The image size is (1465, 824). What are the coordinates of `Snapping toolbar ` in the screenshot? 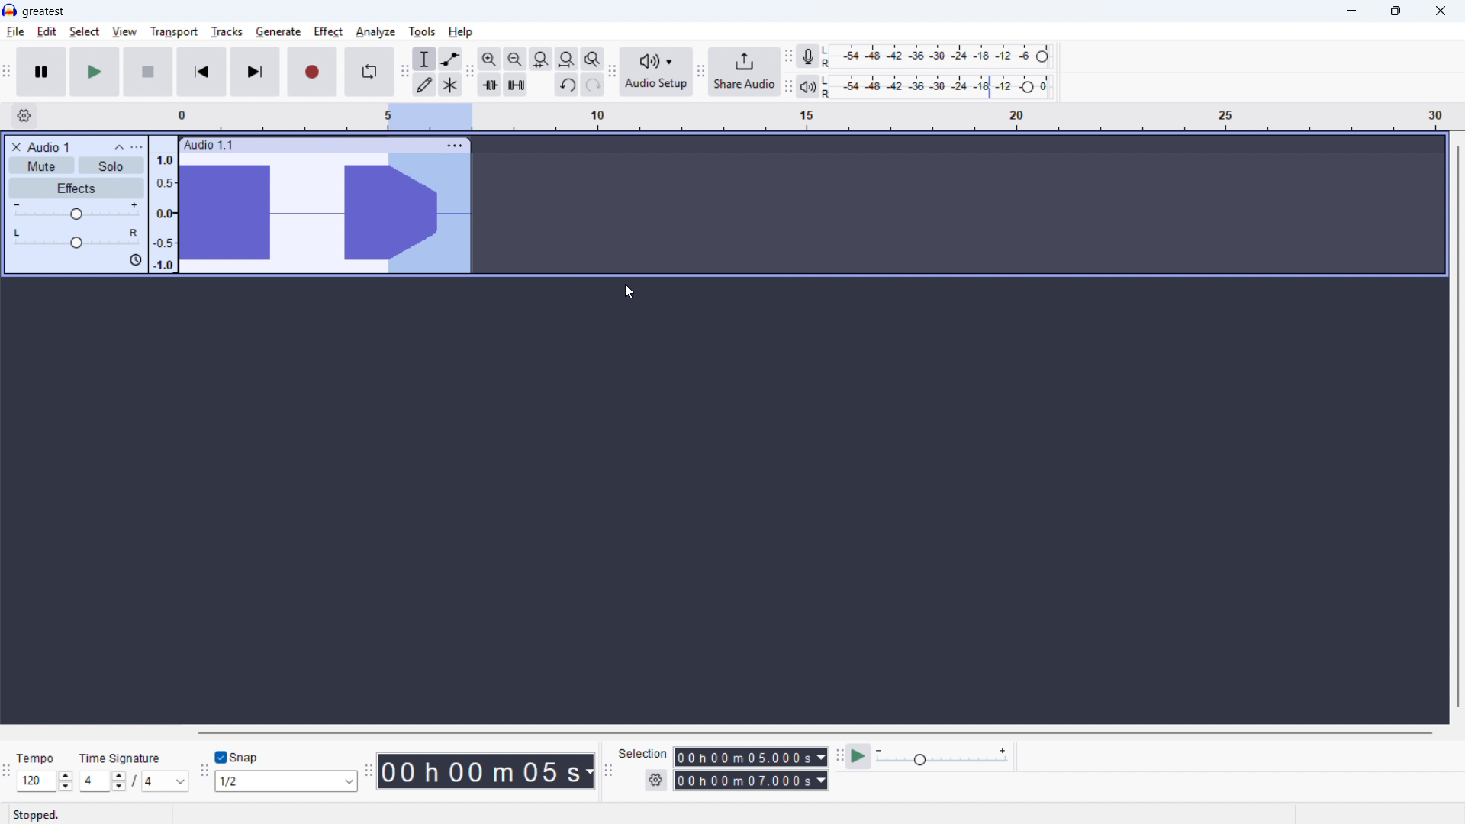 It's located at (205, 774).